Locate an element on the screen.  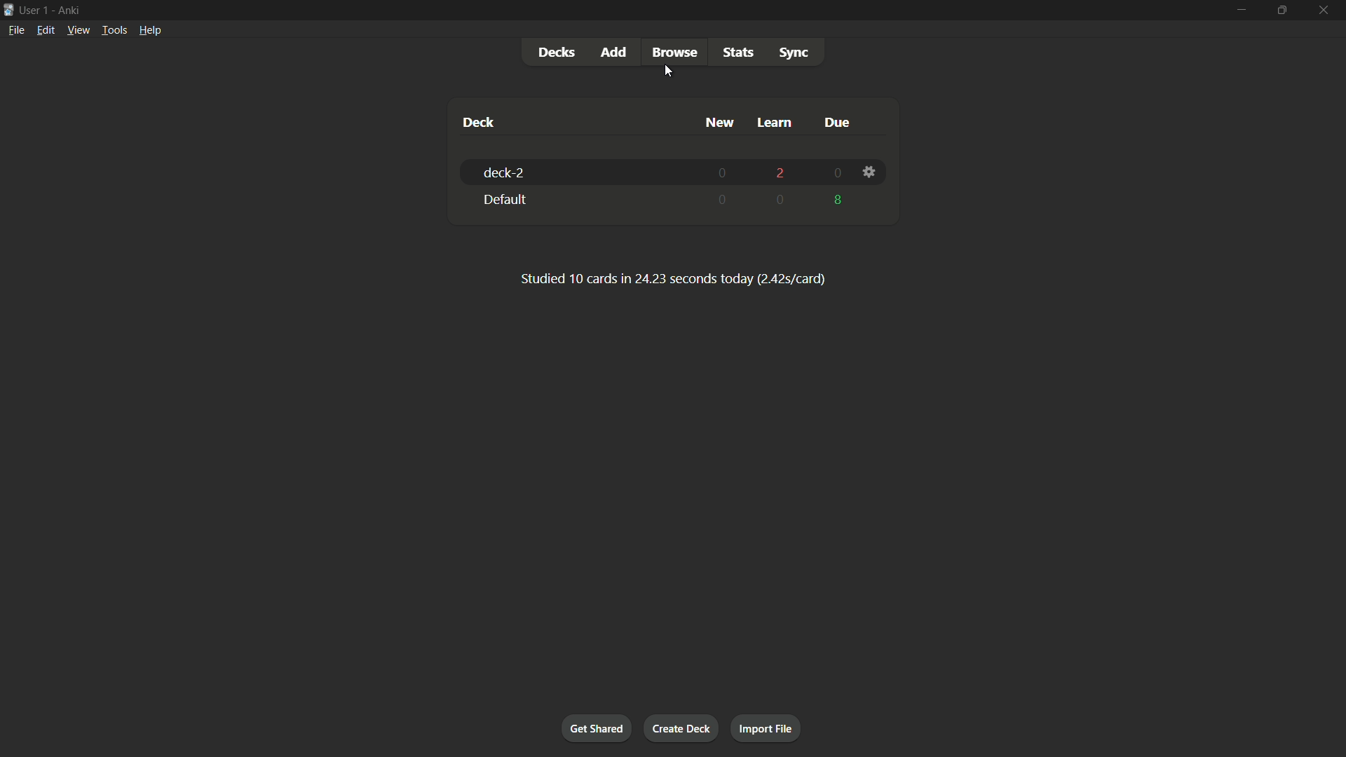
App name is located at coordinates (72, 11).